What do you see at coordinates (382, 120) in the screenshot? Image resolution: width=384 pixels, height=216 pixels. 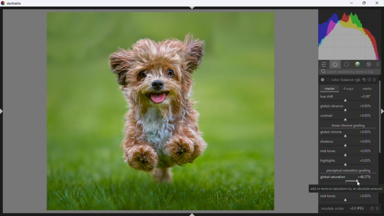 I see `Vertical scrollbar` at bounding box center [382, 120].